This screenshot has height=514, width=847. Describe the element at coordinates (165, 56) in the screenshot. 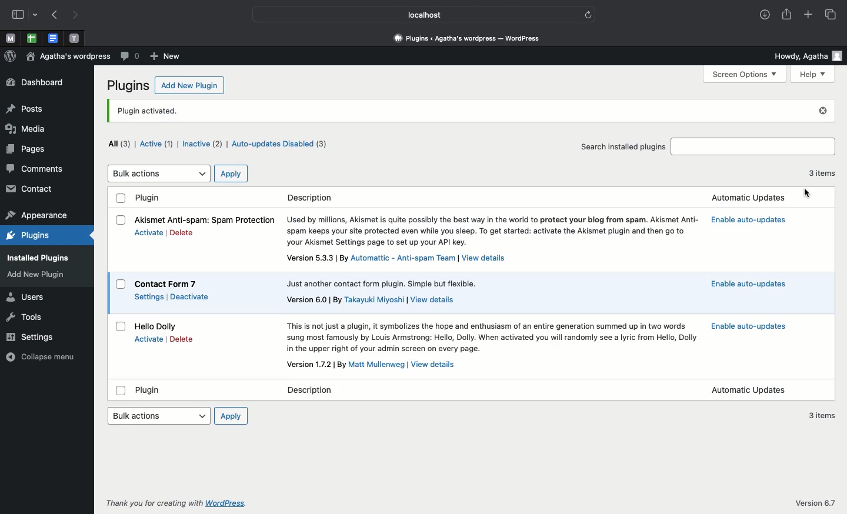

I see `New` at that location.